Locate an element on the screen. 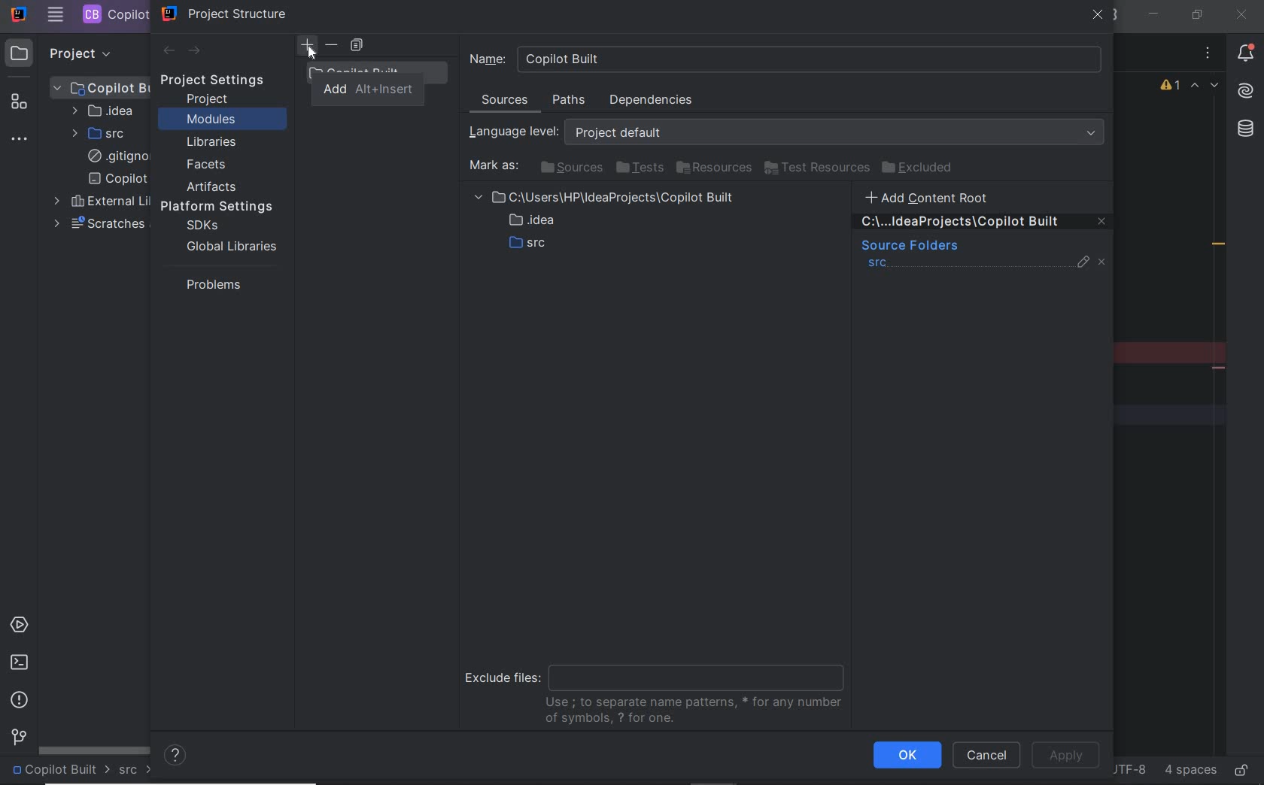 The height and width of the screenshot is (785, 1264). tests is located at coordinates (640, 168).